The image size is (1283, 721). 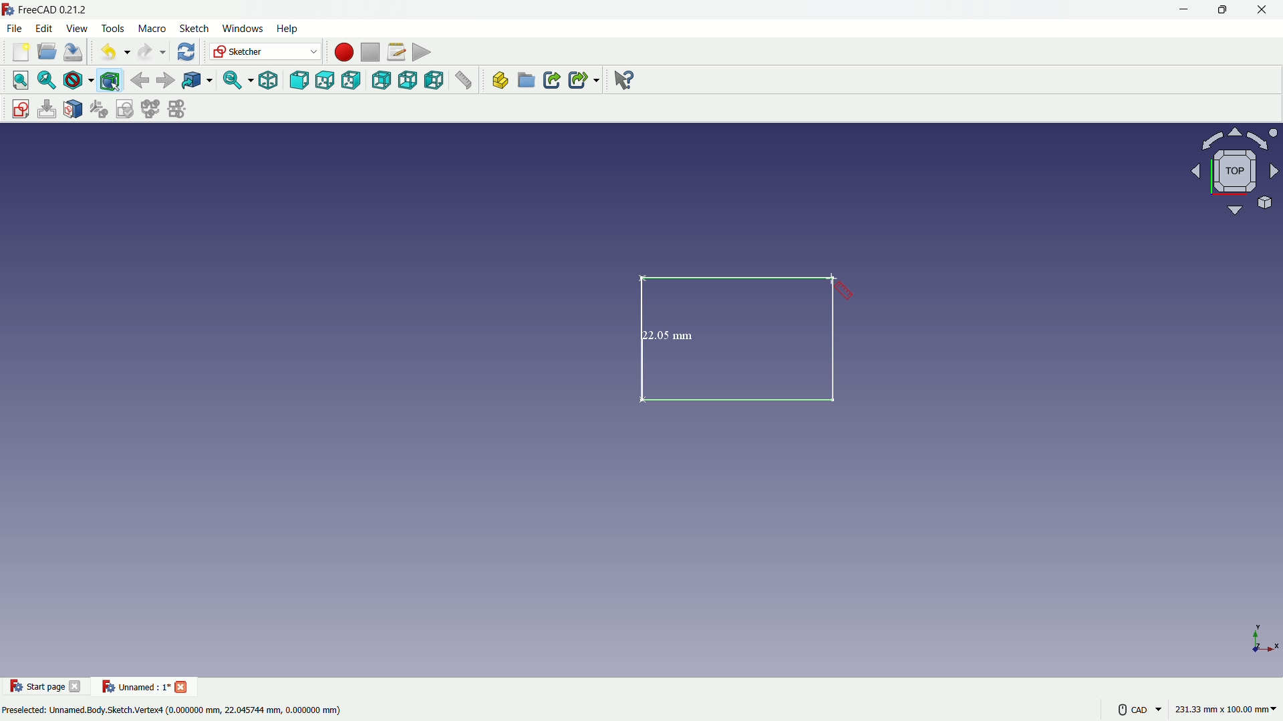 What do you see at coordinates (1181, 10) in the screenshot?
I see `minimize` at bounding box center [1181, 10].